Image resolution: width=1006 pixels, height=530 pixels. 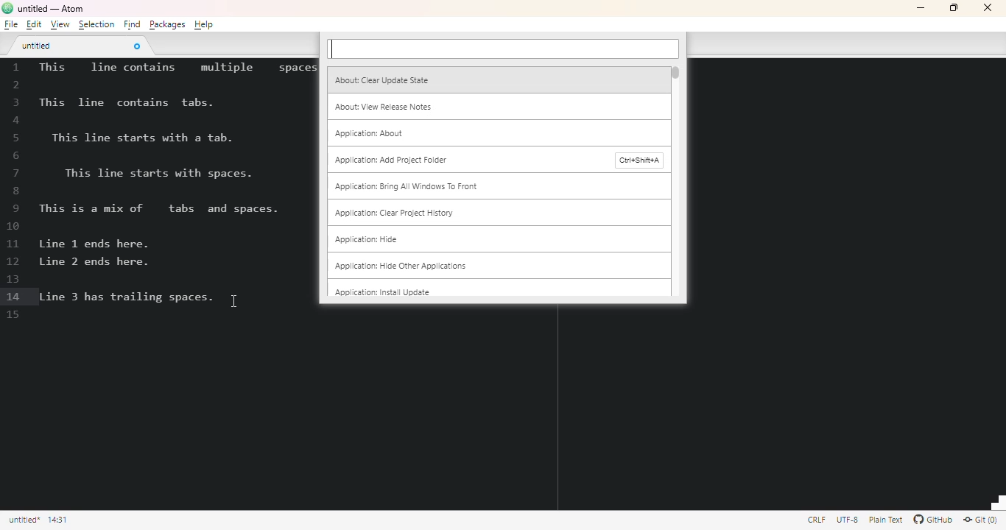 What do you see at coordinates (987, 7) in the screenshot?
I see `close` at bounding box center [987, 7].